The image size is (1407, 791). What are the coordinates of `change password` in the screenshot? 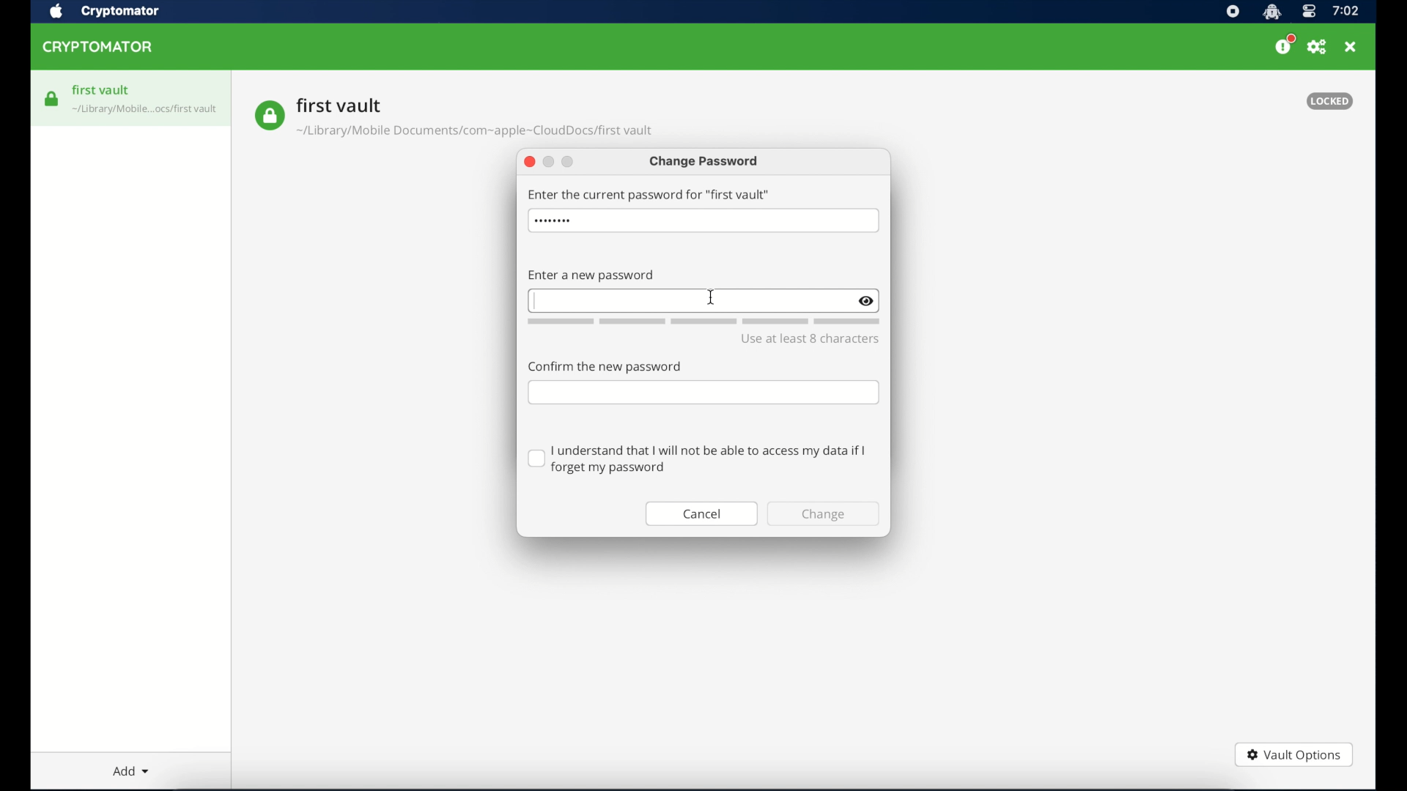 It's located at (705, 163).